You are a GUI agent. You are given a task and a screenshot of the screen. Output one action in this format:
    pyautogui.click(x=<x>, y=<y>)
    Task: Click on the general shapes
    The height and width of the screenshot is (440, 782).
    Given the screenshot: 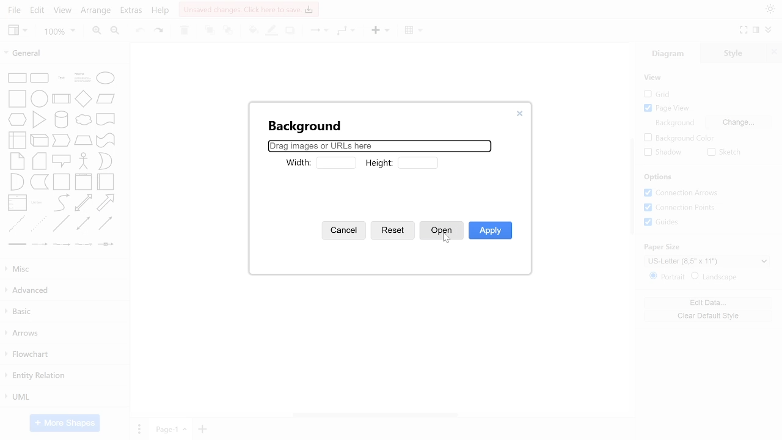 What is the action you would take?
    pyautogui.click(x=38, y=203)
    